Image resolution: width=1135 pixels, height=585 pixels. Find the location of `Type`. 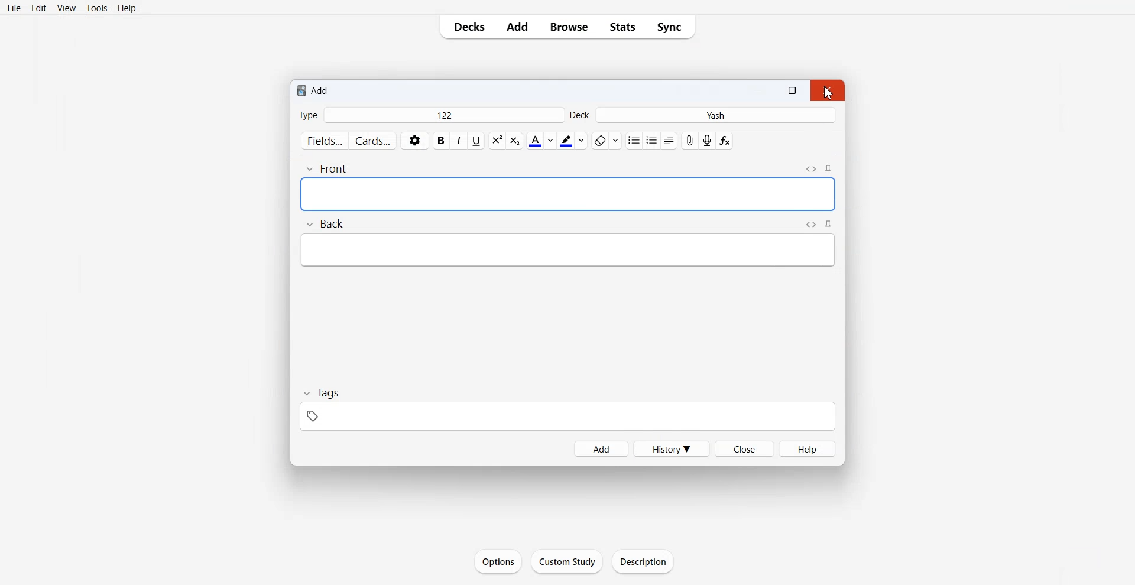

Type is located at coordinates (308, 115).